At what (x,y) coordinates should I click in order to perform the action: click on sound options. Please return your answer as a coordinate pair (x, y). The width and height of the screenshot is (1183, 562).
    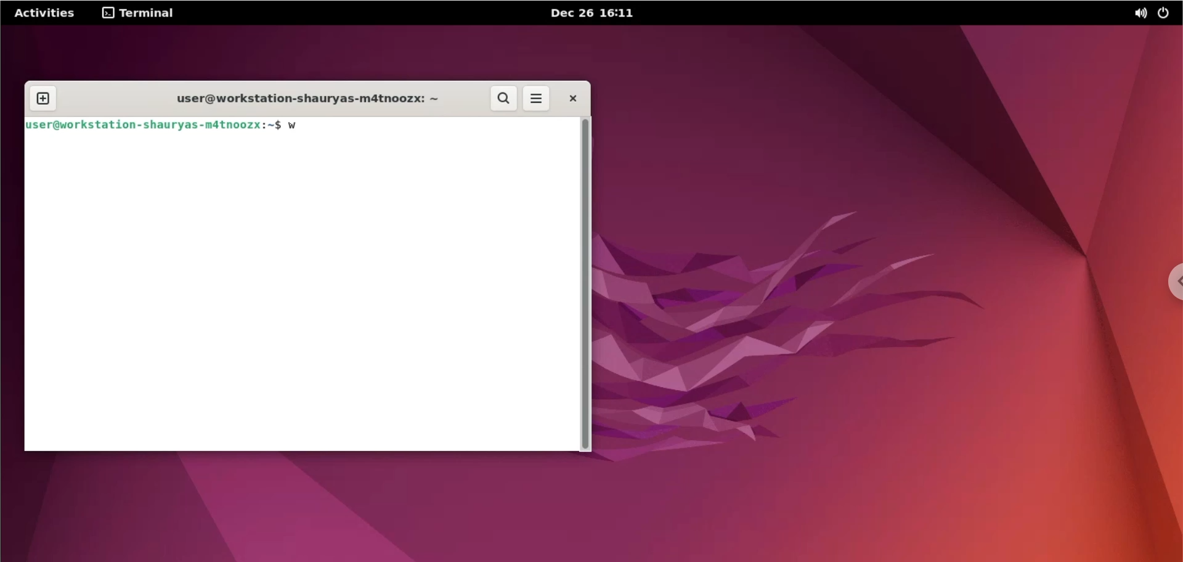
    Looking at the image, I should click on (1138, 15).